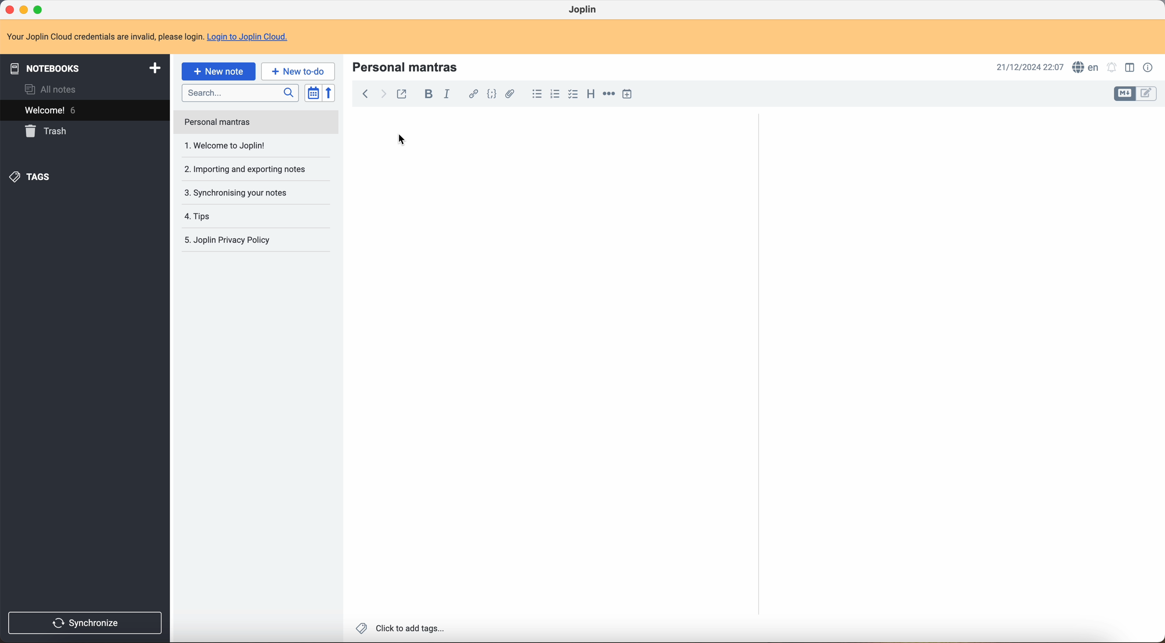 The height and width of the screenshot is (643, 1165). I want to click on toggle external editing, so click(401, 94).